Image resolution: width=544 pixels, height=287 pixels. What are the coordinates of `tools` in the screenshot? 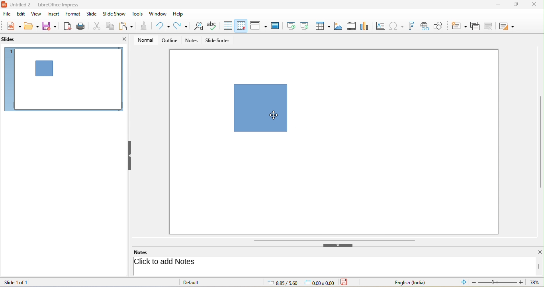 It's located at (138, 14).